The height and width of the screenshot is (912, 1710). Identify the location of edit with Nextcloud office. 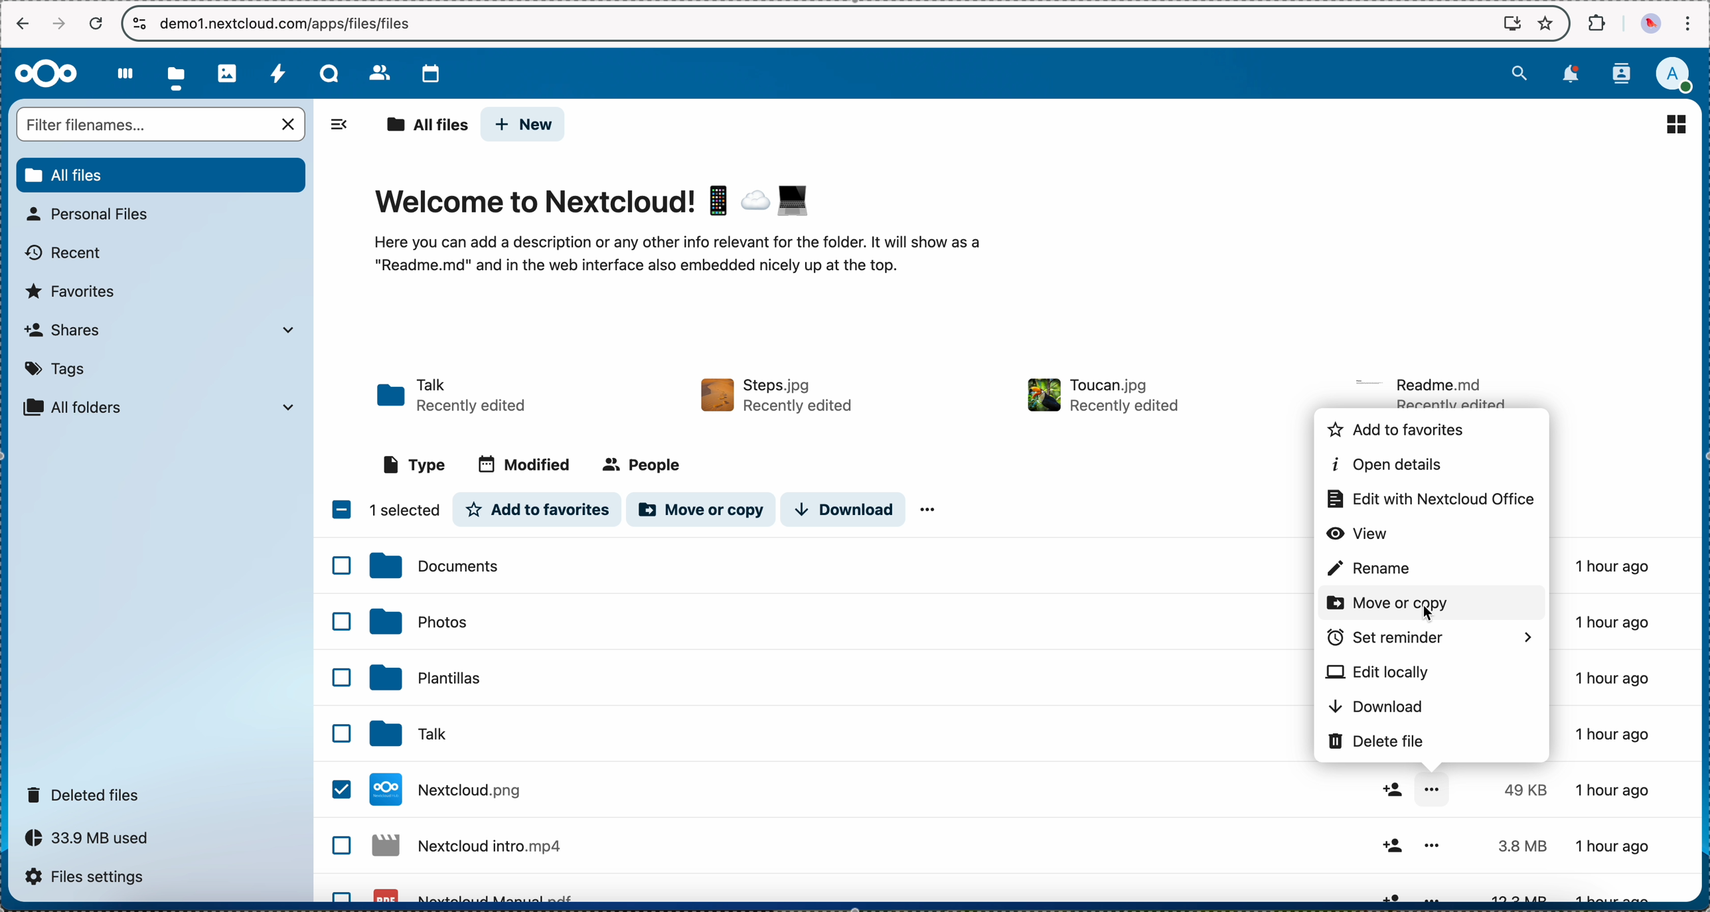
(1433, 499).